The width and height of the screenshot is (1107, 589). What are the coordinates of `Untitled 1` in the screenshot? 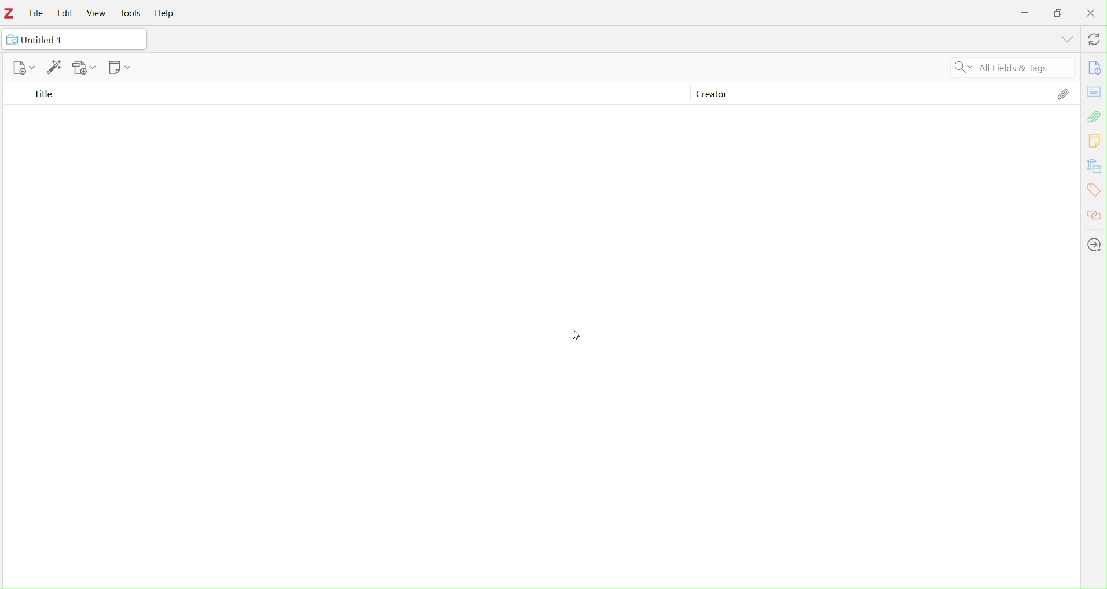 It's located at (43, 39).